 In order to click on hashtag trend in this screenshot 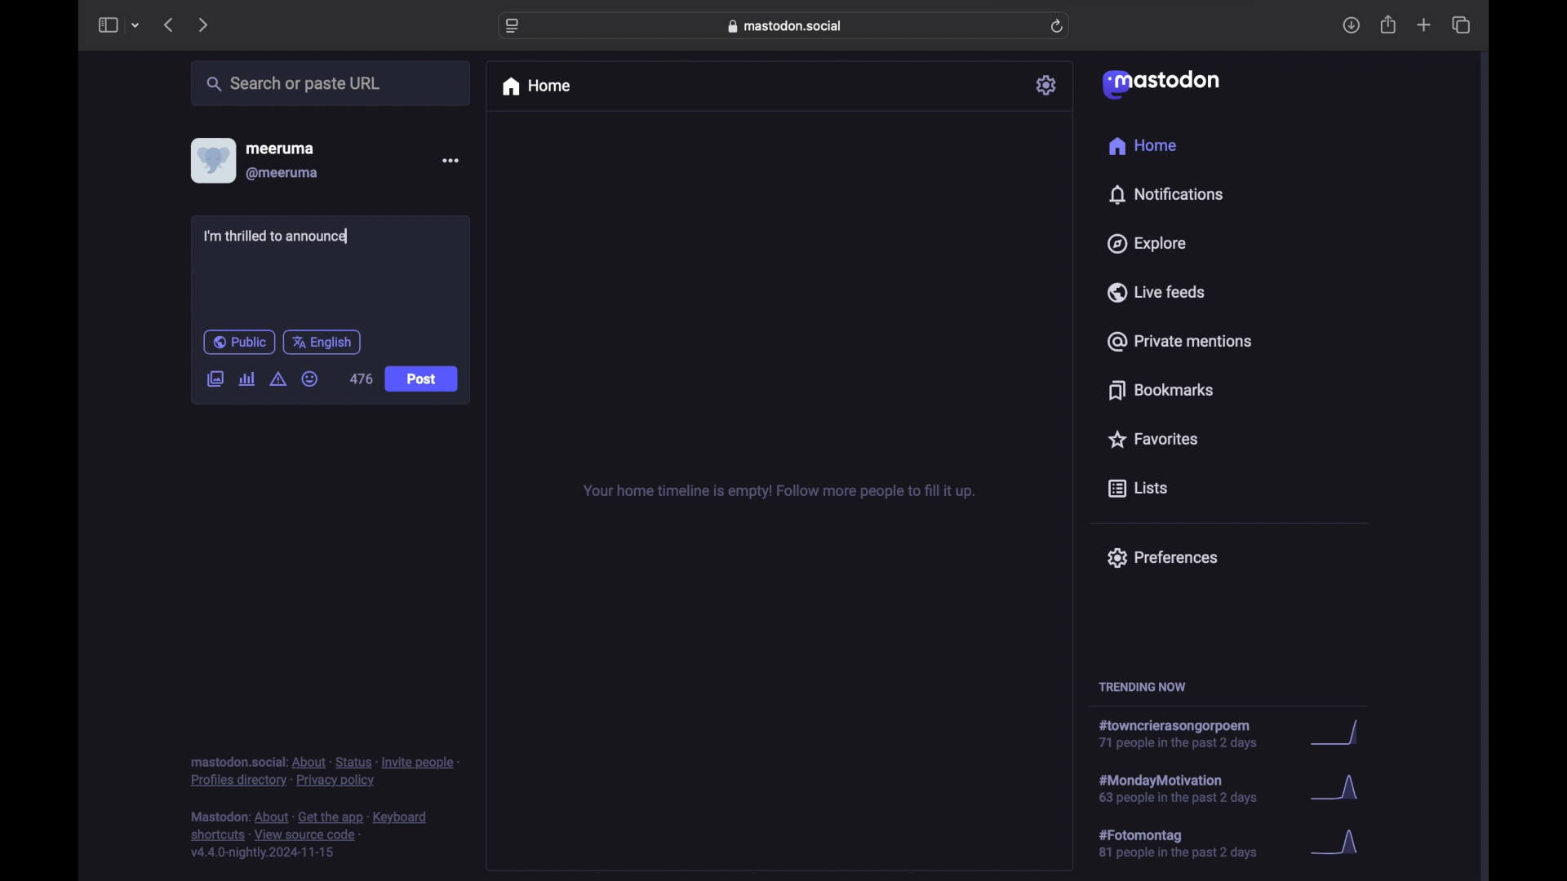, I will do `click(1189, 842)`.